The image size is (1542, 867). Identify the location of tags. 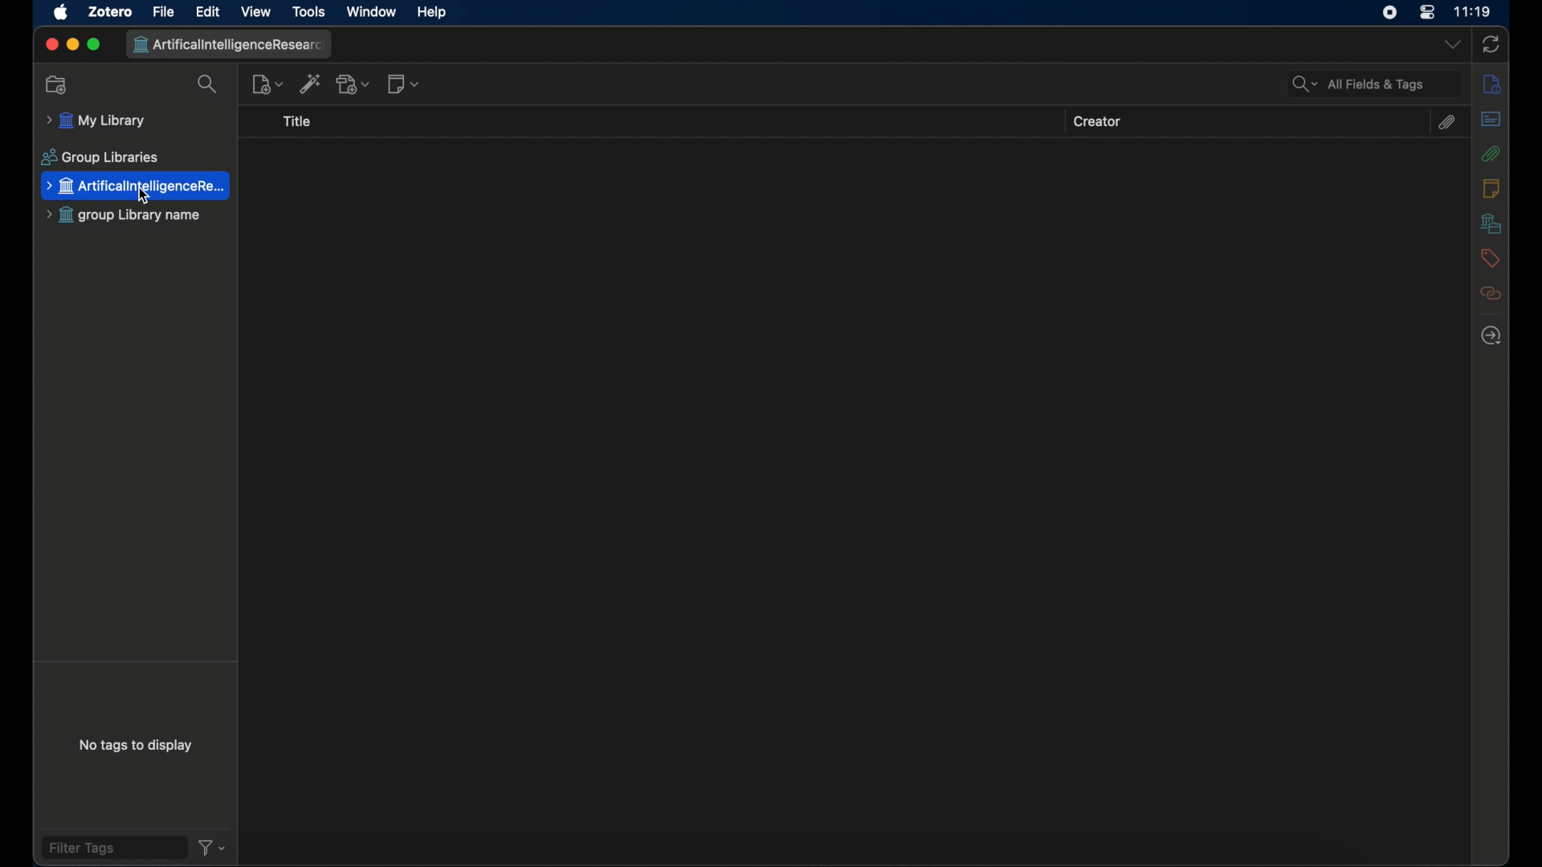
(1489, 257).